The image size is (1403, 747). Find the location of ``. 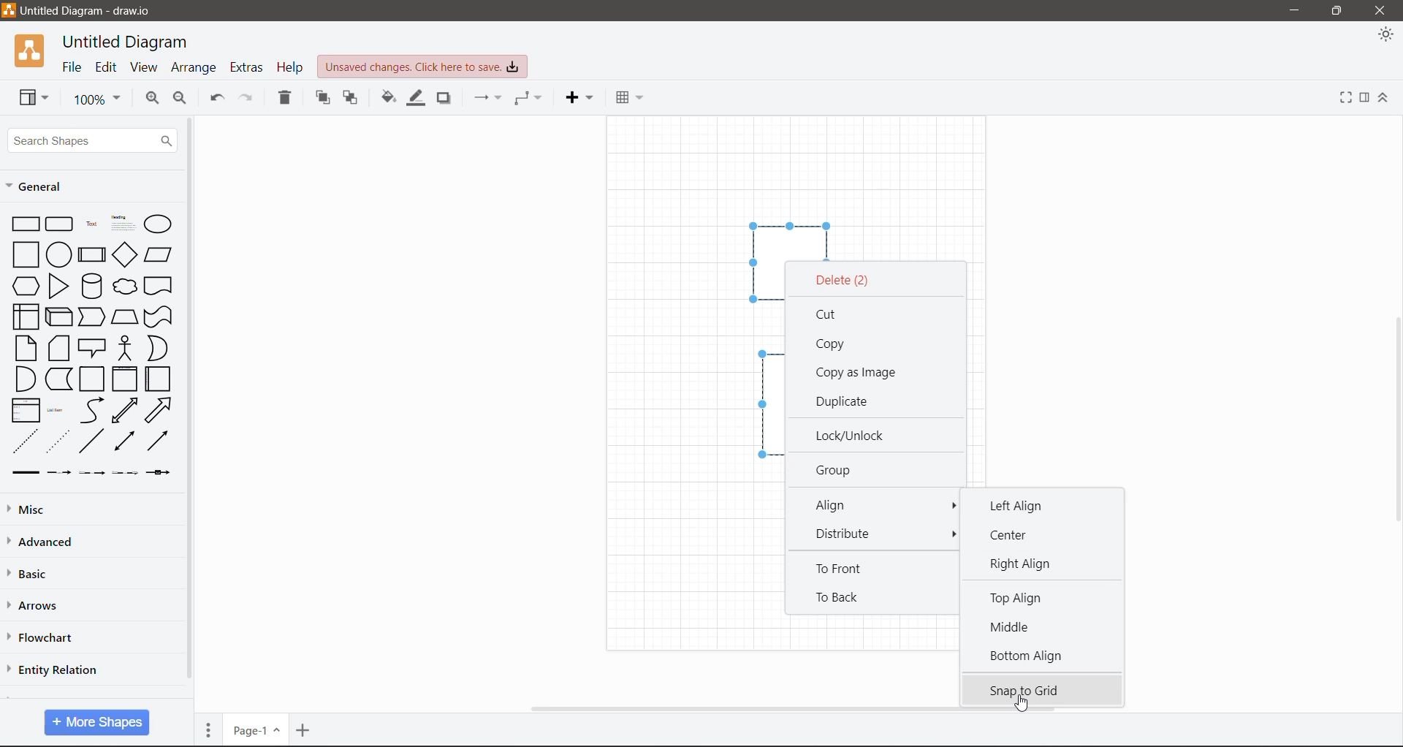

 is located at coordinates (128, 42).